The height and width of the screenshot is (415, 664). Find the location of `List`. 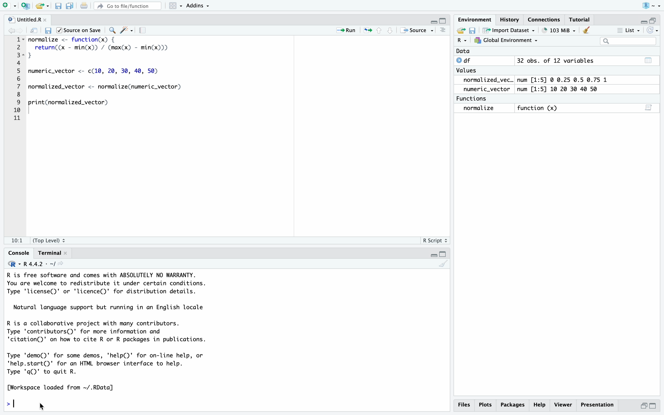

List is located at coordinates (629, 30).